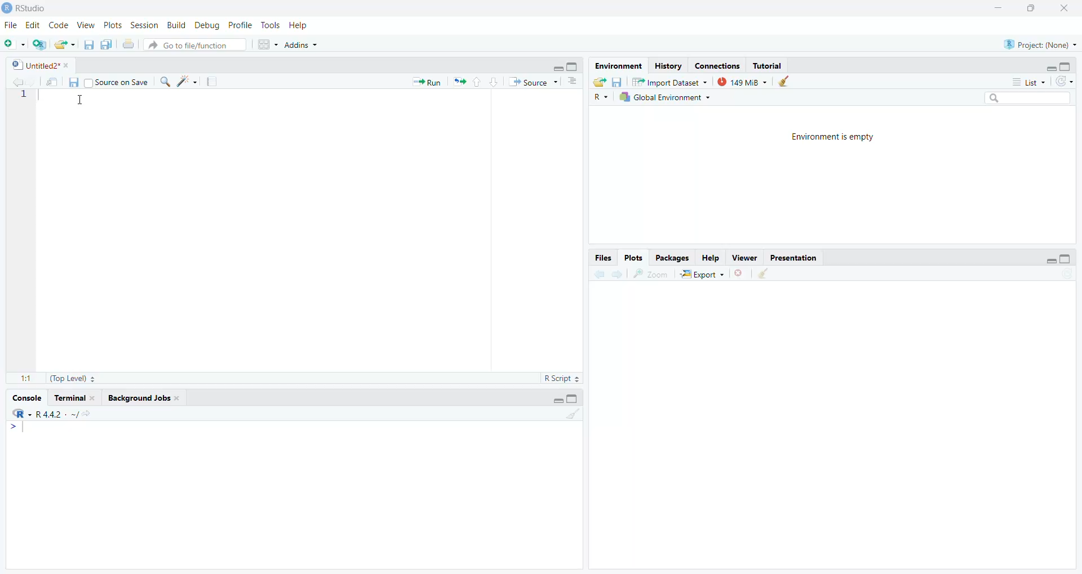 This screenshot has height=574, width=1082. What do you see at coordinates (768, 66) in the screenshot?
I see `Tutorial` at bounding box center [768, 66].